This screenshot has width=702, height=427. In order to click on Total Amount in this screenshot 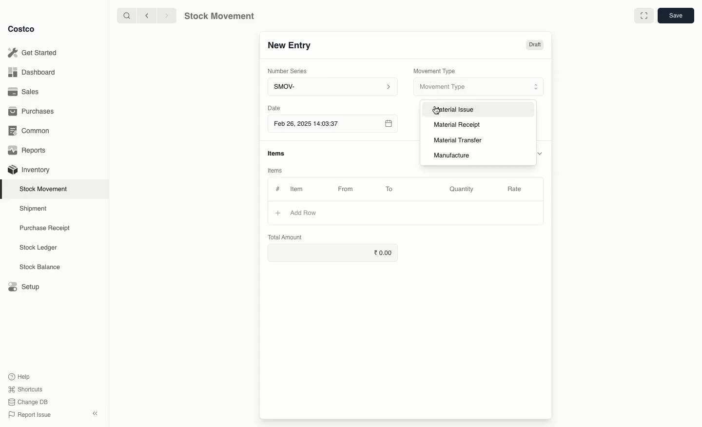, I will do `click(286, 237)`.